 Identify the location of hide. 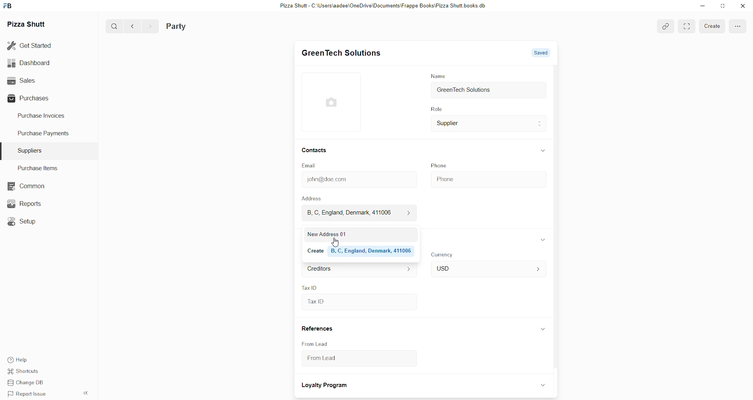
(543, 150).